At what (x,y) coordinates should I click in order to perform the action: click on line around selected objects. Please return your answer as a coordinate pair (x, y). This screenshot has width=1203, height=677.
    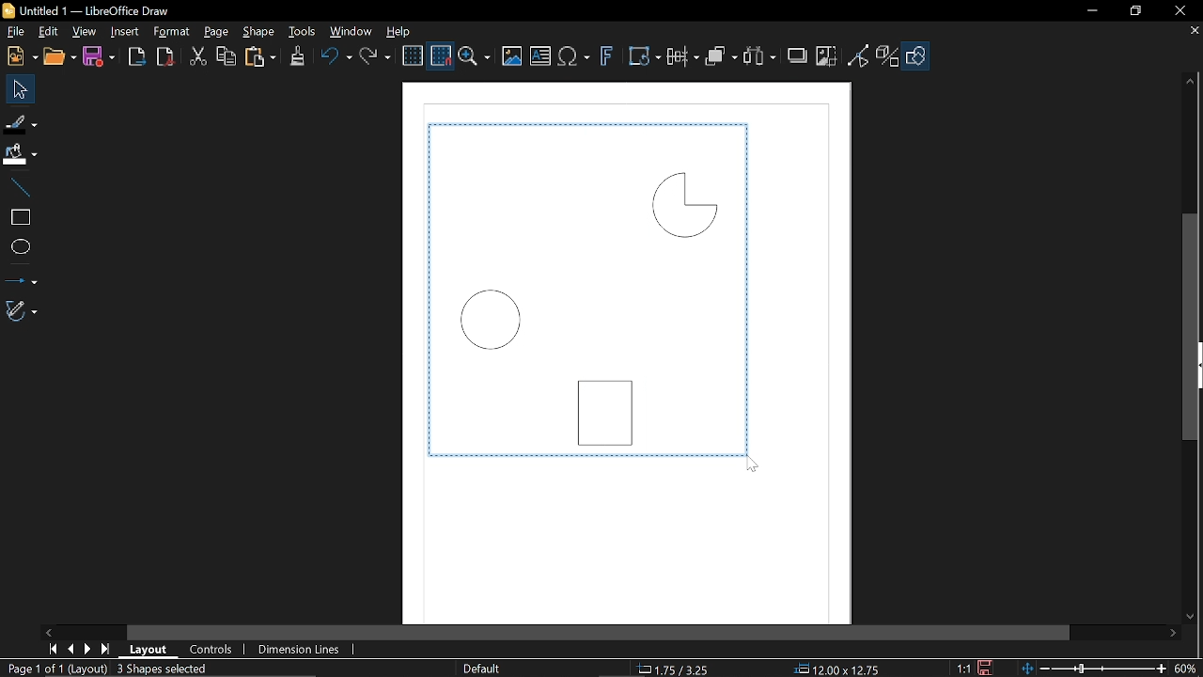
    Looking at the image, I should click on (590, 454).